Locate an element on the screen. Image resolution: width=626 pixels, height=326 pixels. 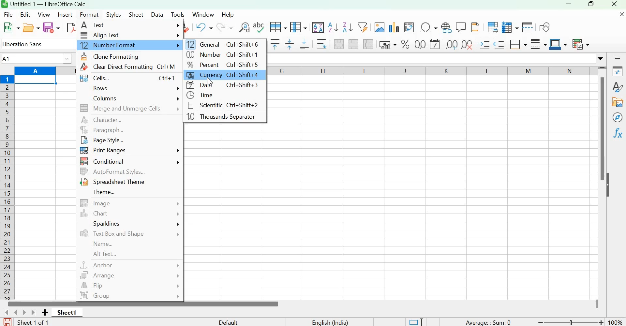
Alt Text is located at coordinates (105, 254).